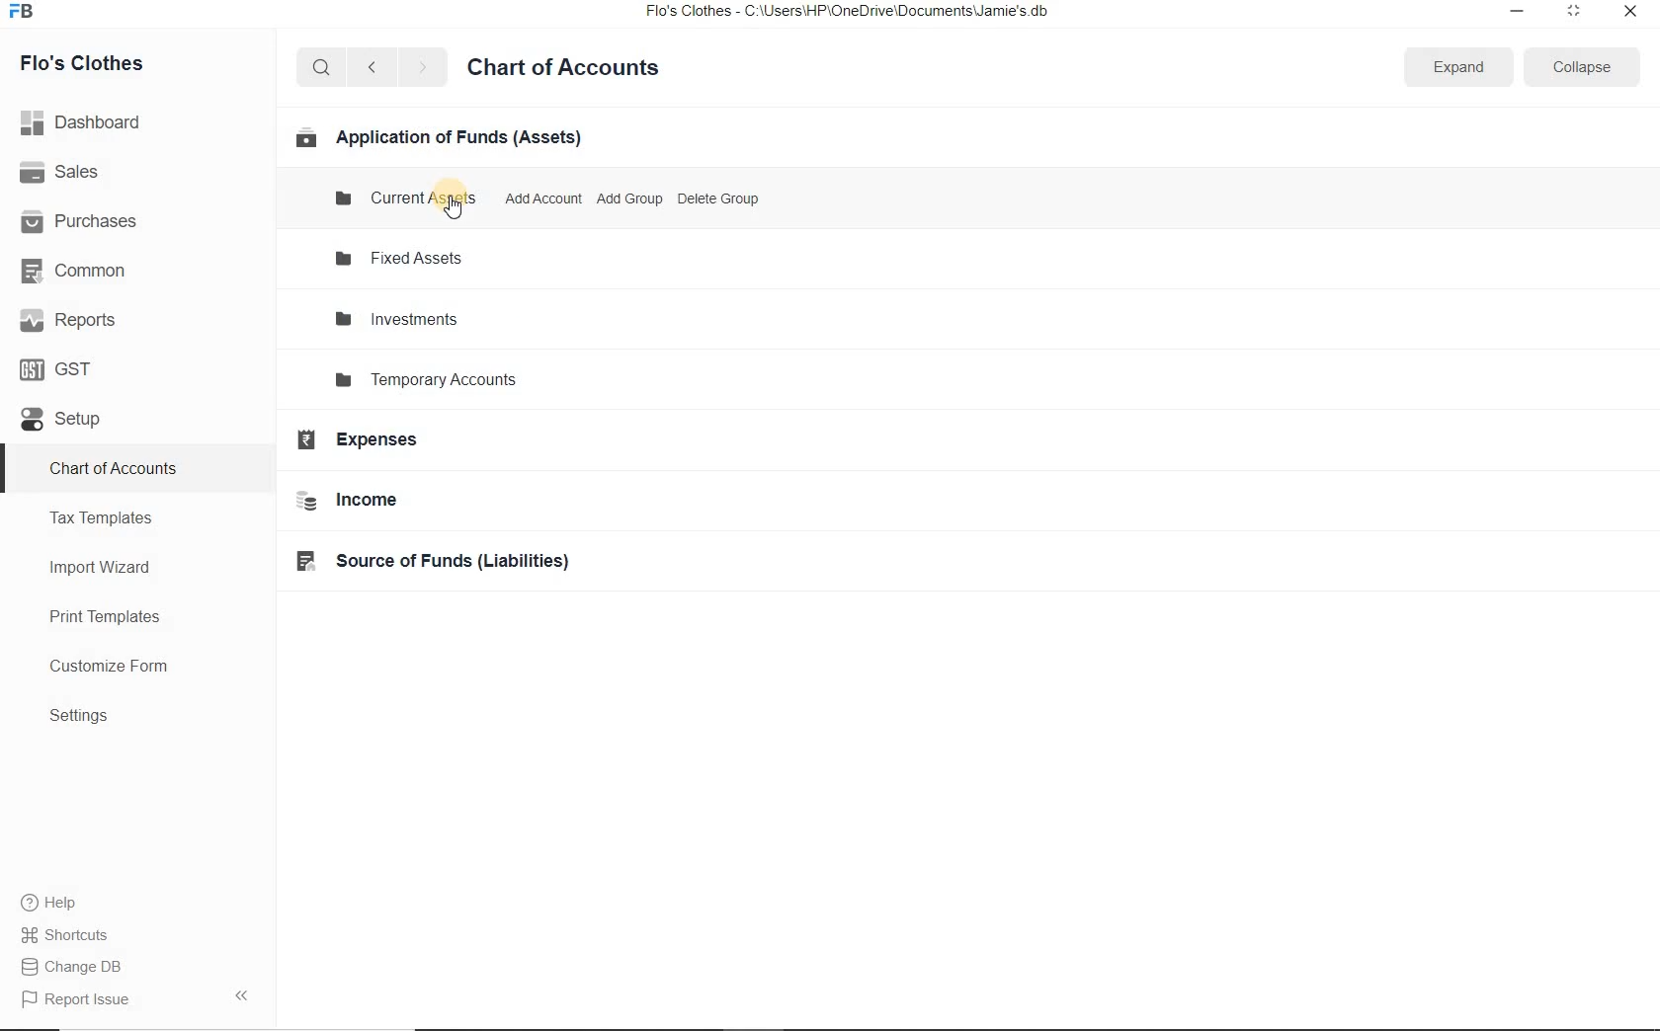  I want to click on help, so click(49, 903).